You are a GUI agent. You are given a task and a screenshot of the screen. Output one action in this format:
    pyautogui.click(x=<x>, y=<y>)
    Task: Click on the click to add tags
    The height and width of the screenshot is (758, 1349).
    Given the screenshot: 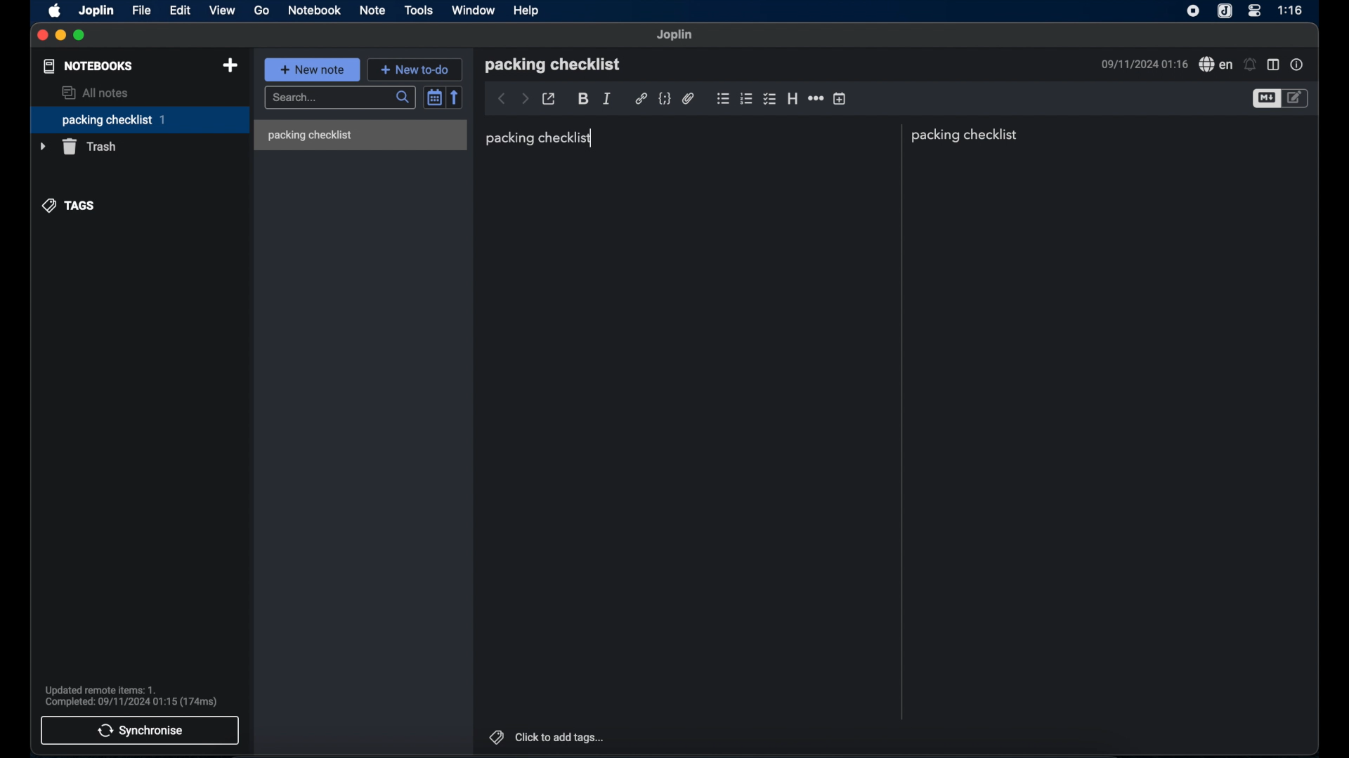 What is the action you would take?
    pyautogui.click(x=547, y=736)
    